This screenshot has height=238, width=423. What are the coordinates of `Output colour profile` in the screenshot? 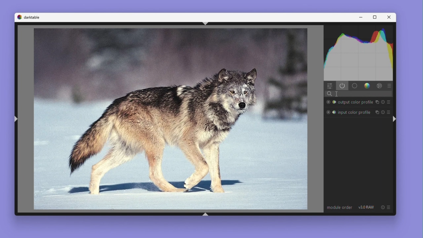 It's located at (348, 102).